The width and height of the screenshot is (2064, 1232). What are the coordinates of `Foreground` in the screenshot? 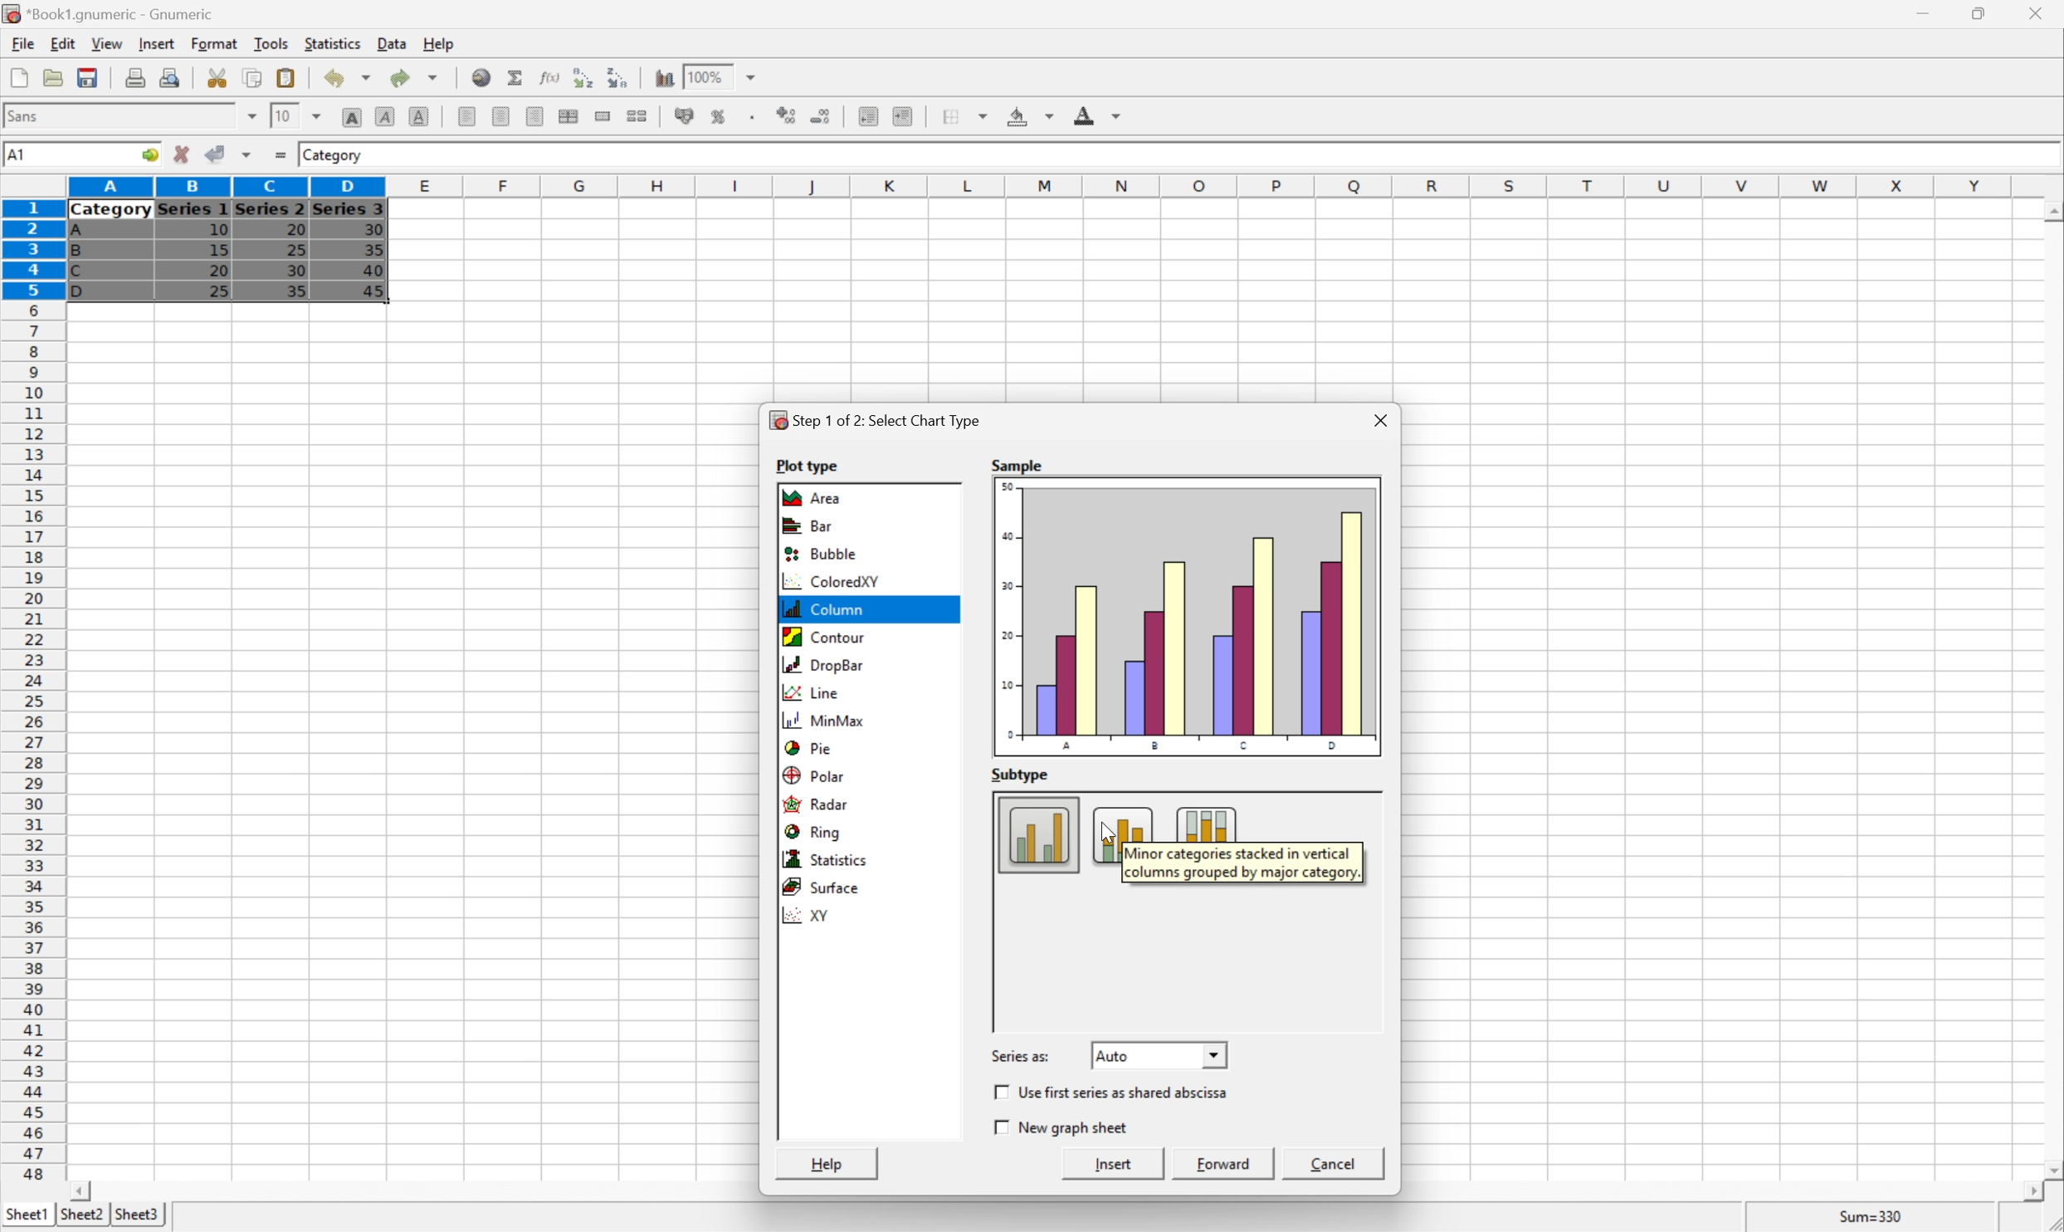 It's located at (1095, 113).